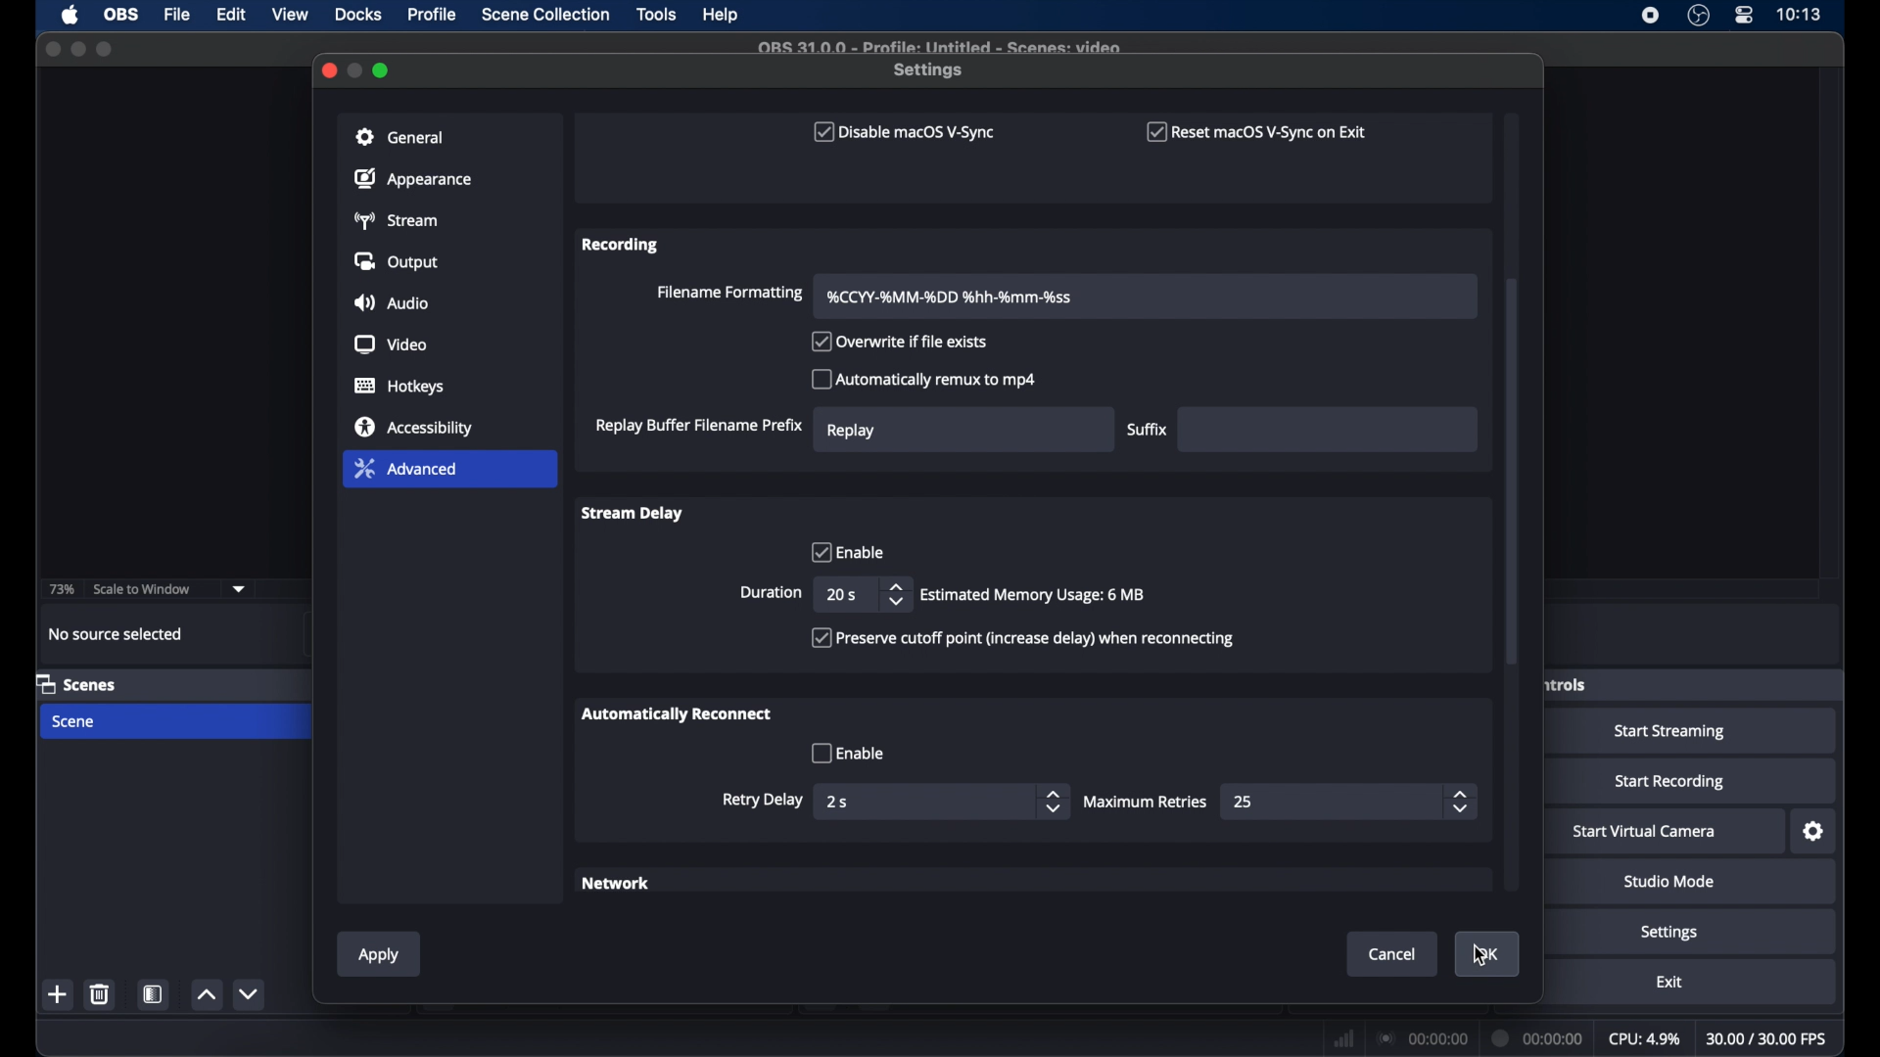 The image size is (1880, 1057). Describe the element at coordinates (58, 993) in the screenshot. I see `add` at that location.